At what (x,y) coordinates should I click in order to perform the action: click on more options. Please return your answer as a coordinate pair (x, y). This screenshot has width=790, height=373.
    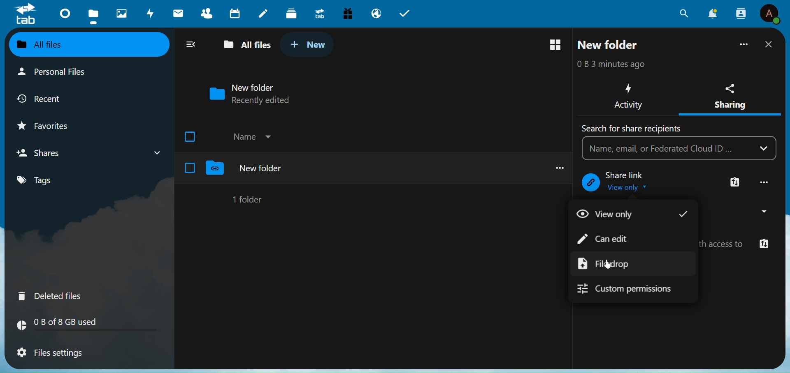
    Looking at the image, I should click on (556, 166).